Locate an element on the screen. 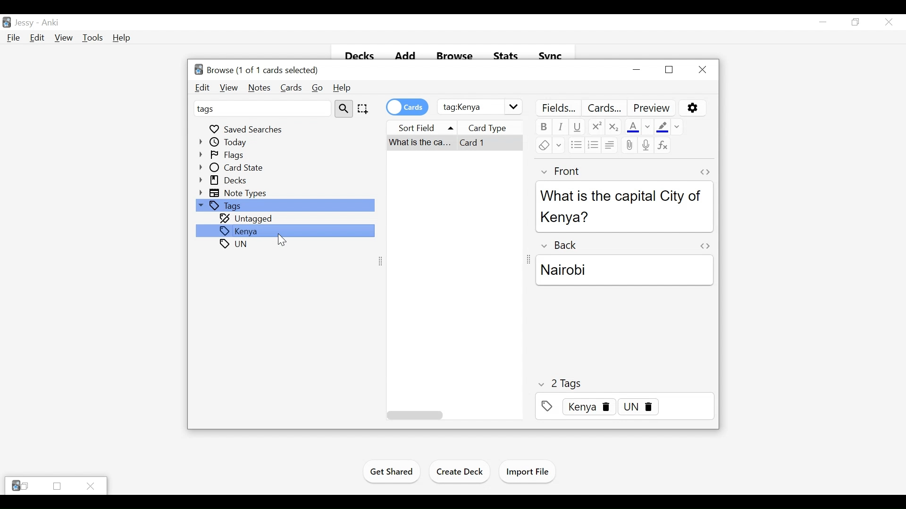 This screenshot has width=906, height=509. Remove Formatting is located at coordinates (543, 145).